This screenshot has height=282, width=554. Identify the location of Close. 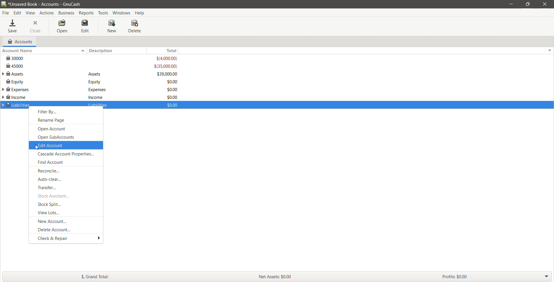
(544, 4).